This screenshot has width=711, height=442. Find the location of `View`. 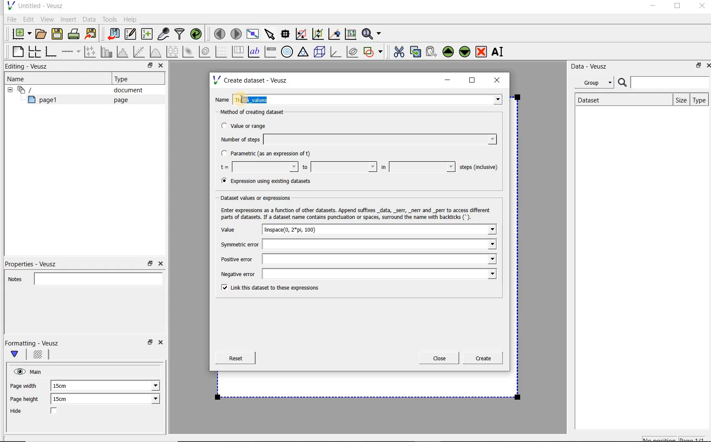

View is located at coordinates (47, 18).